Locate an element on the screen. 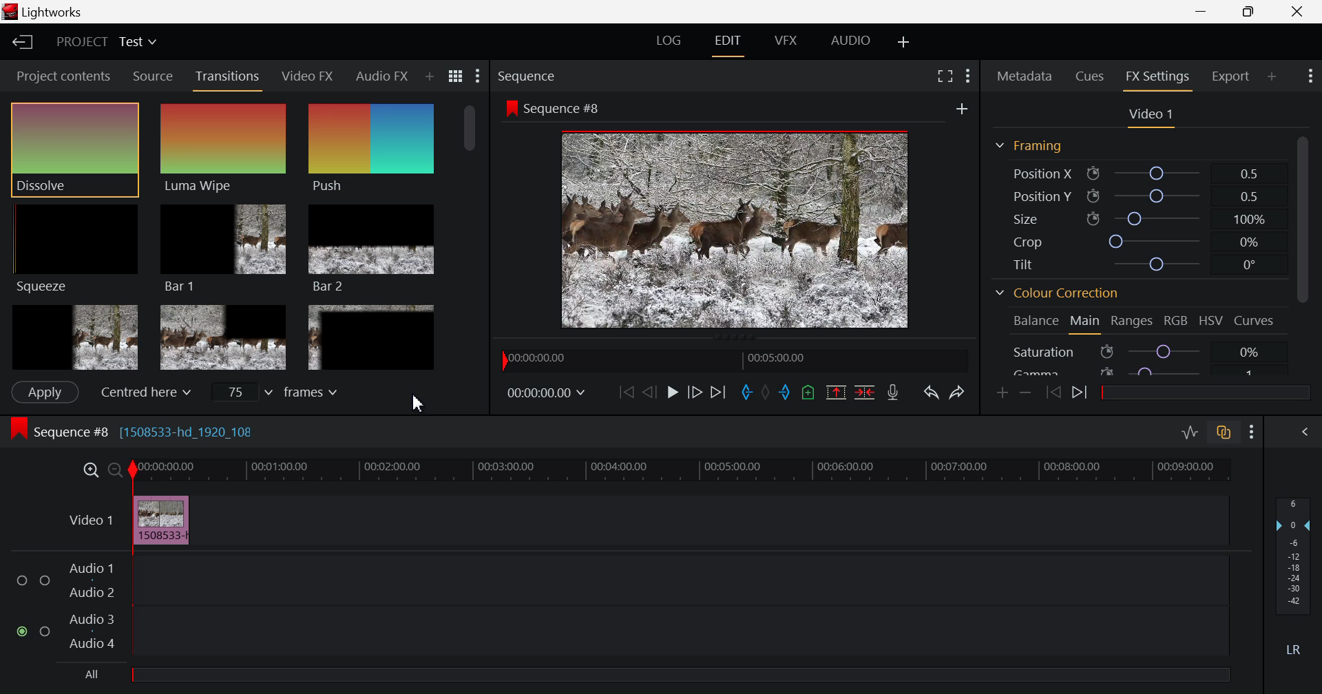 The width and height of the screenshot is (1322, 694). Push is located at coordinates (371, 149).